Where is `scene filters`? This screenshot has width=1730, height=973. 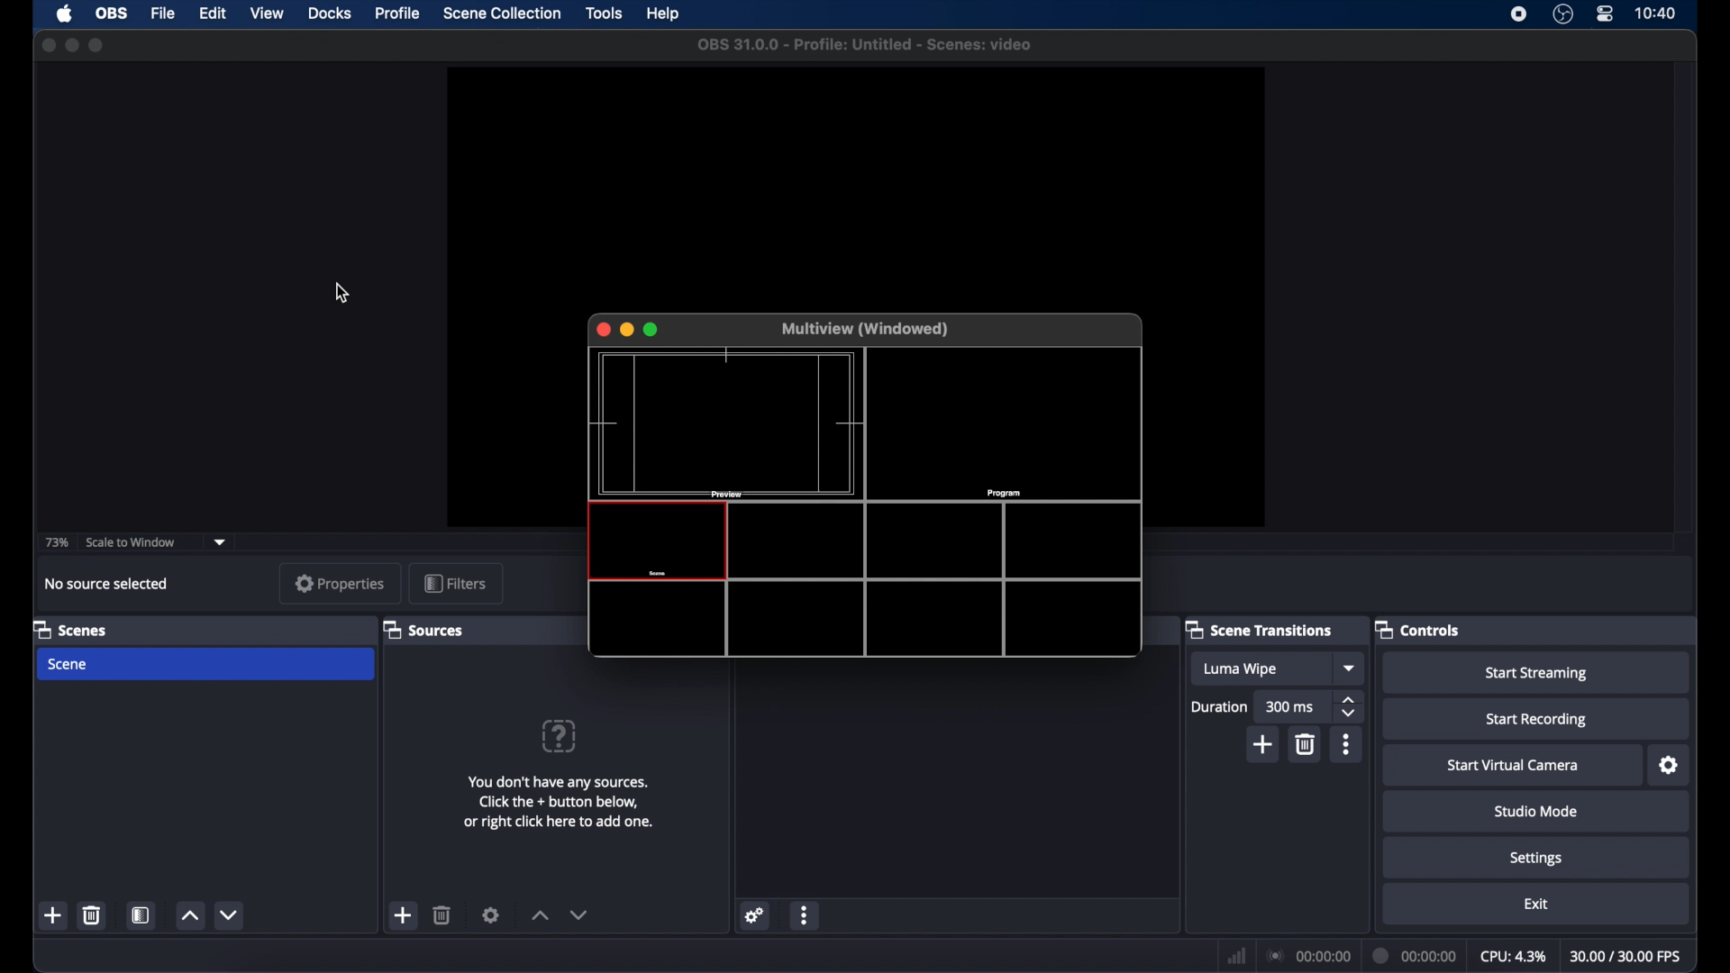 scene filters is located at coordinates (141, 915).